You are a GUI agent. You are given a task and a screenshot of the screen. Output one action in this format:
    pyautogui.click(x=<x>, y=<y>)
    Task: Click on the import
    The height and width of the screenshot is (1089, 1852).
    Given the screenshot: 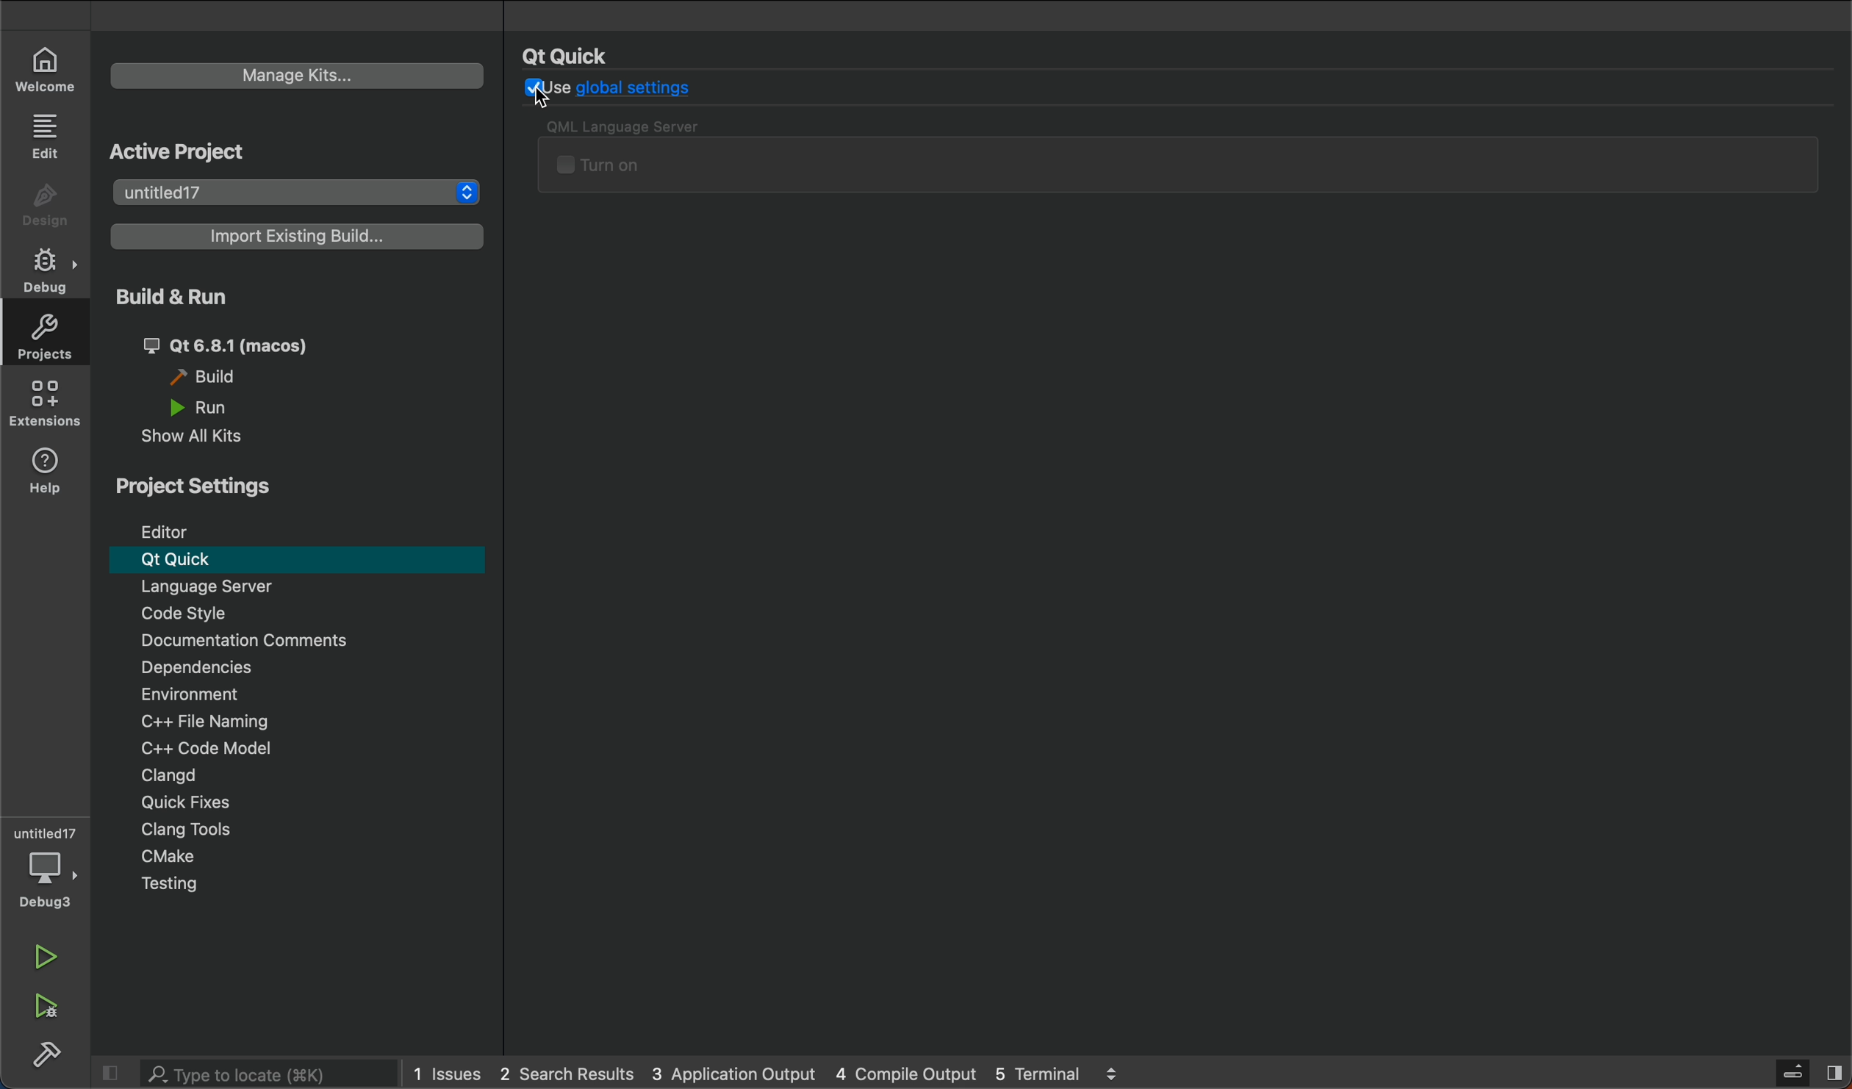 What is the action you would take?
    pyautogui.click(x=290, y=236)
    